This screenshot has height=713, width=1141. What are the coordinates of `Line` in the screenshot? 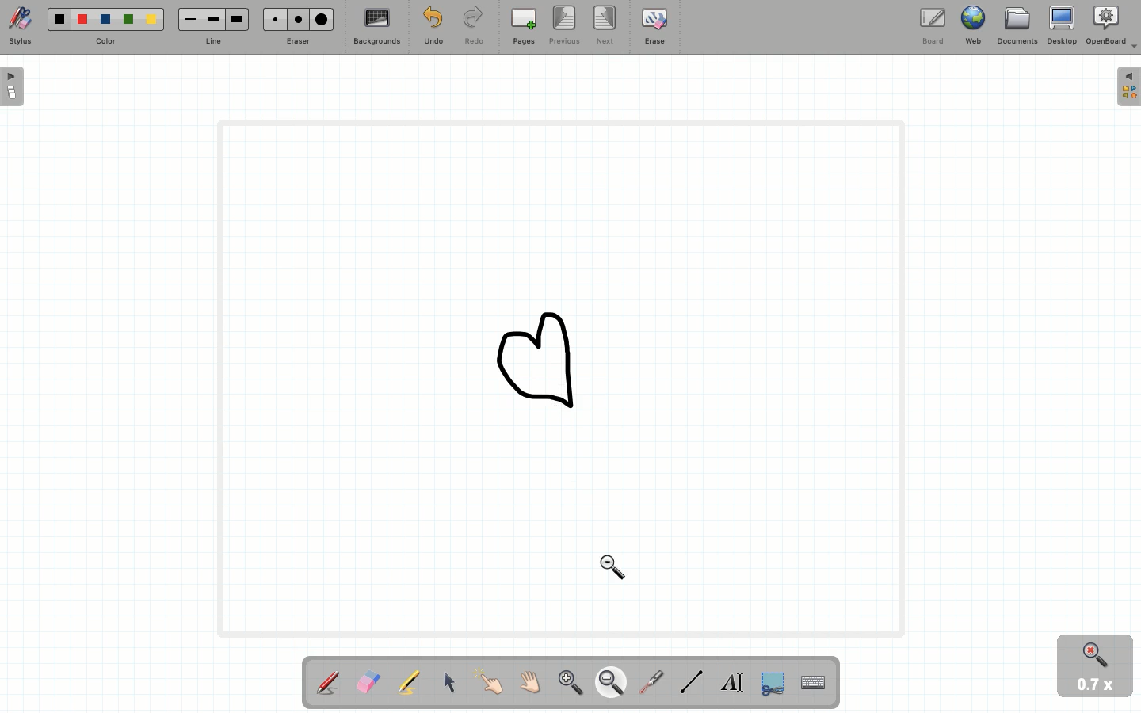 It's located at (212, 26).